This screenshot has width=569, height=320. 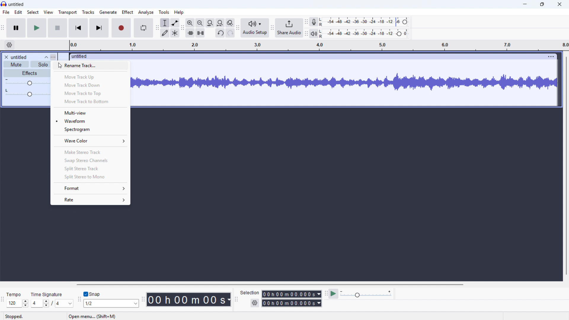 I want to click on mute , so click(x=16, y=64).